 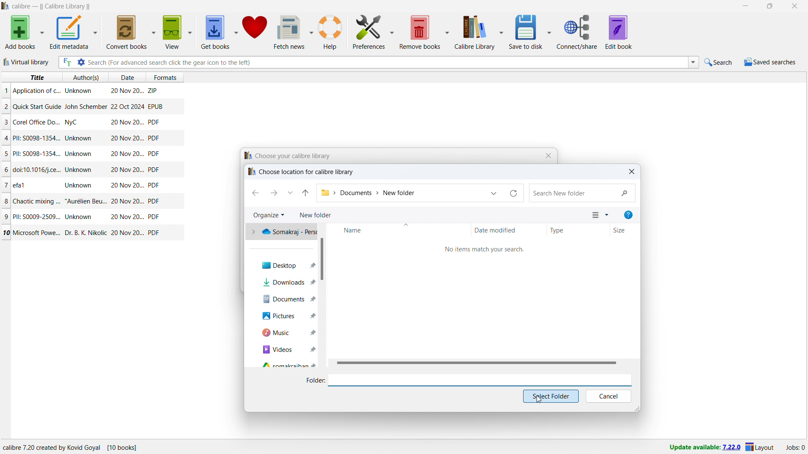 I want to click on help, so click(x=629, y=214).